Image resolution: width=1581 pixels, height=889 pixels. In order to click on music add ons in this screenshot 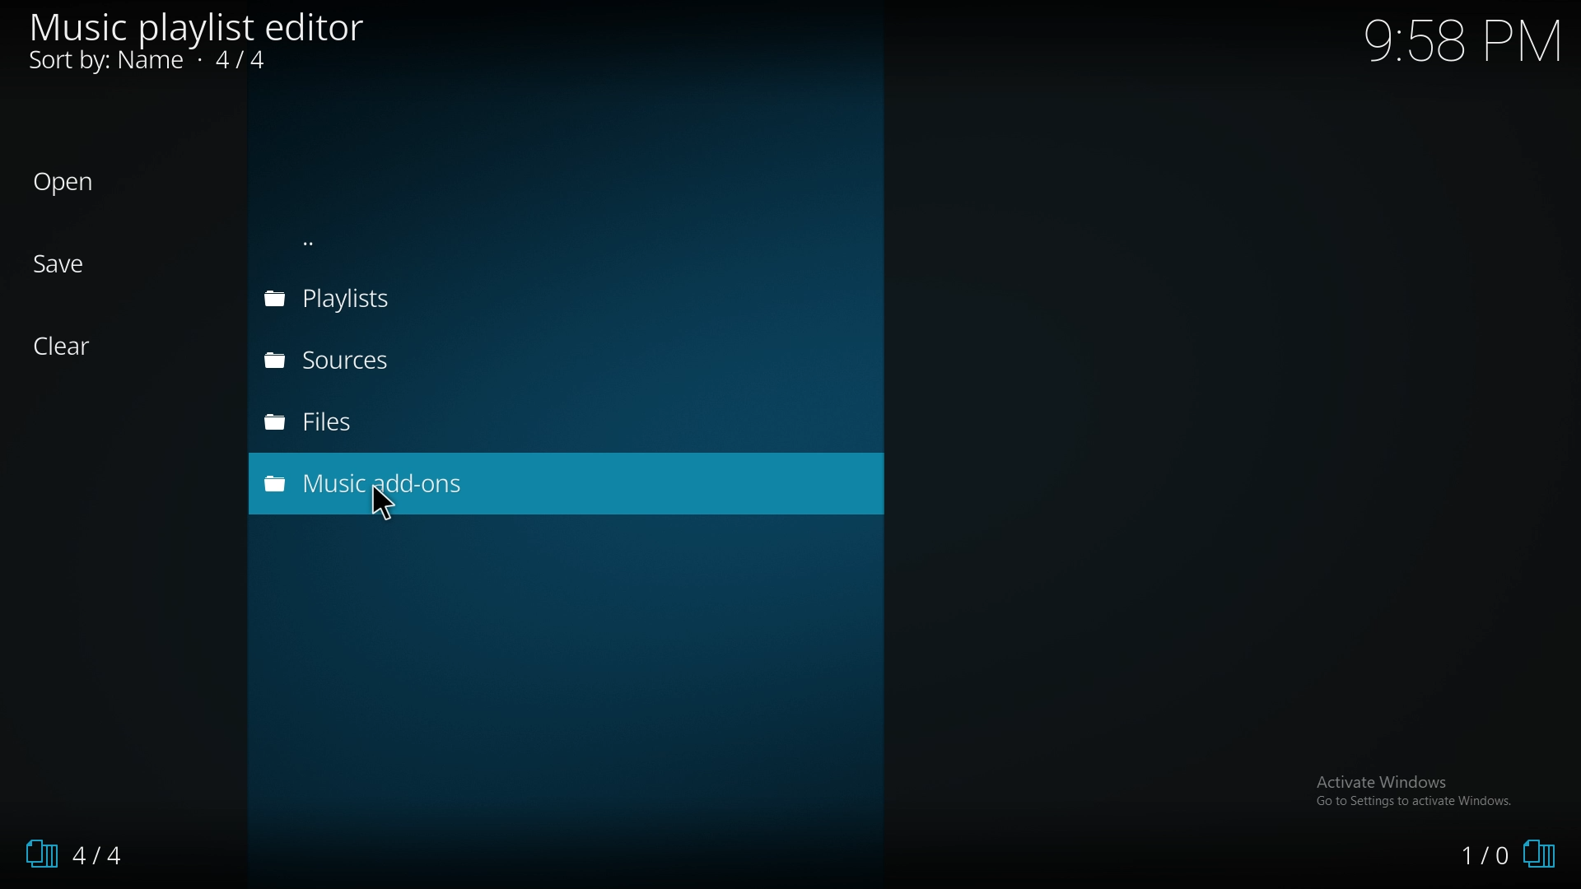, I will do `click(437, 482)`.